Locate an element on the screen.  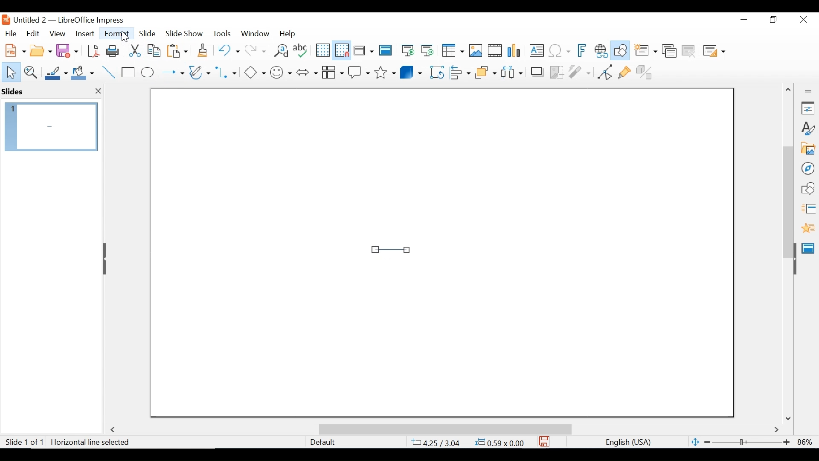
Slide Preview is located at coordinates (50, 126).